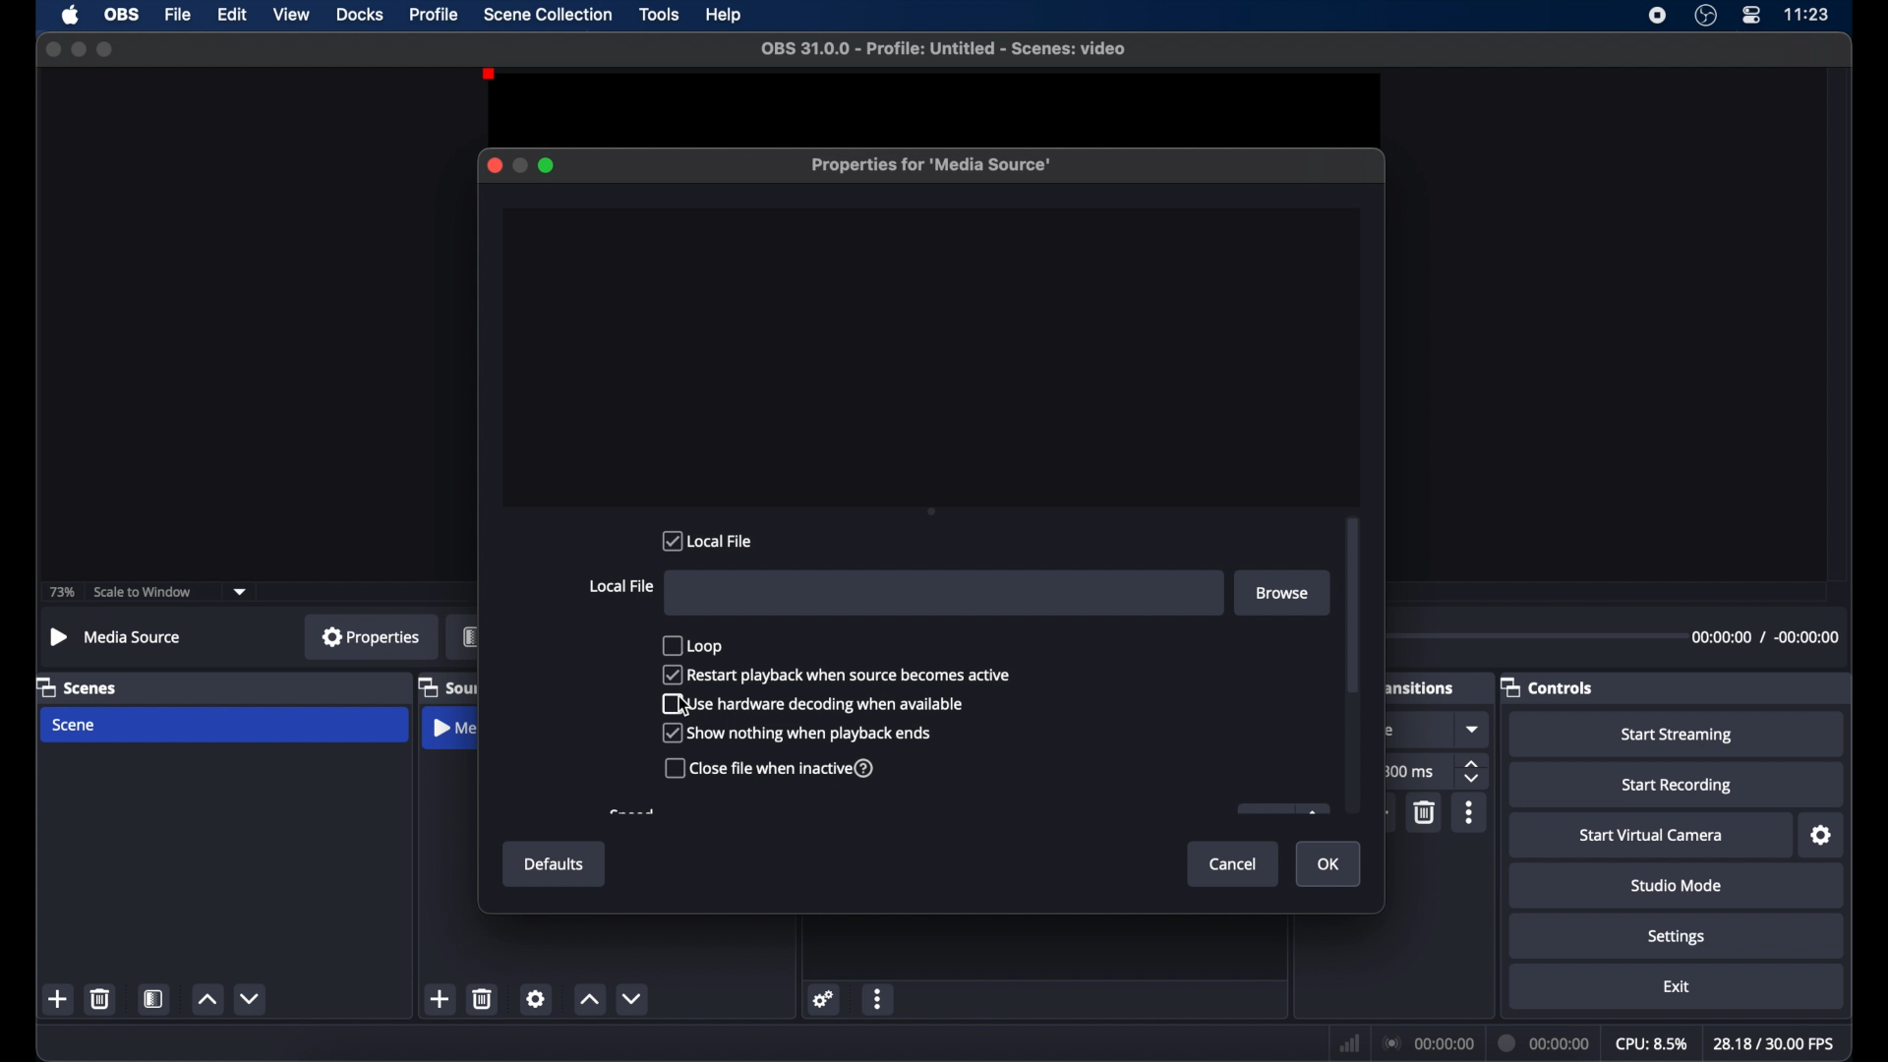  Describe the element at coordinates (78, 49) in the screenshot. I see `minimize` at that location.